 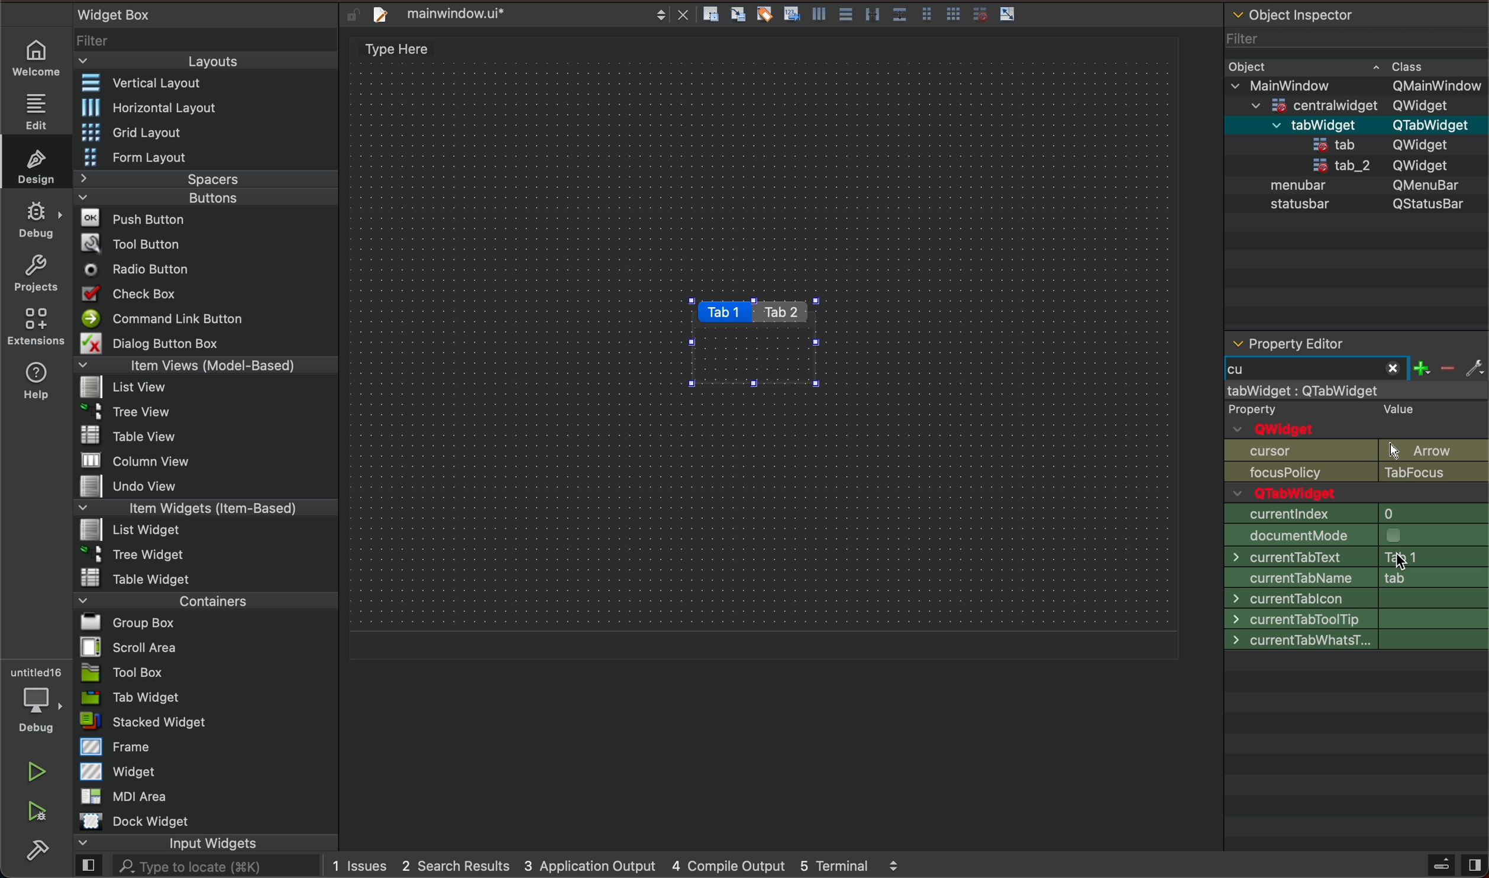 What do you see at coordinates (1355, 682) in the screenshot?
I see `cursor` at bounding box center [1355, 682].